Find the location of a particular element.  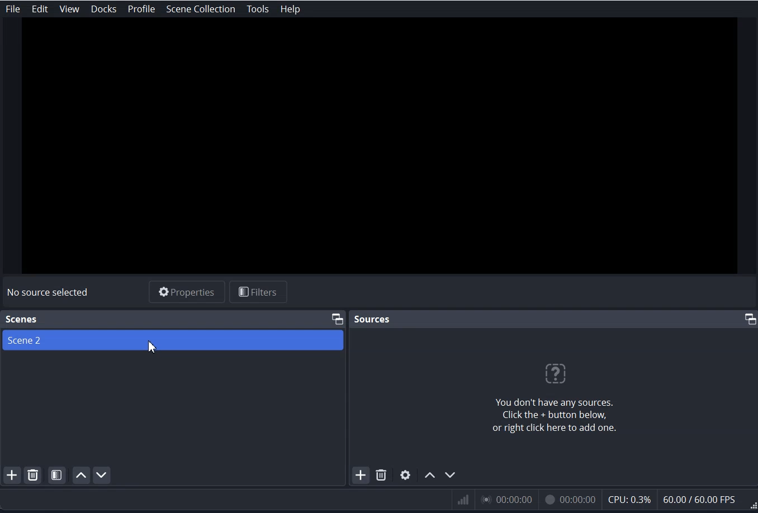

Add Source is located at coordinates (361, 474).